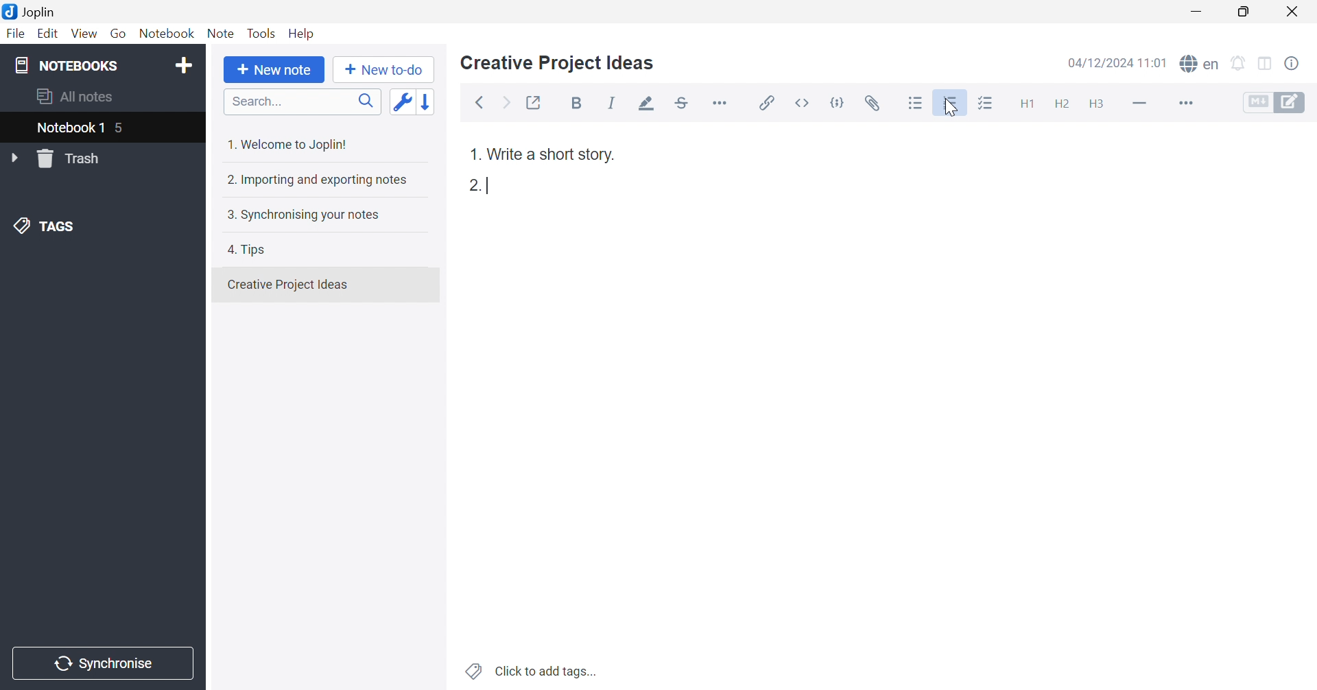  What do you see at coordinates (305, 215) in the screenshot?
I see `3. Synchronising your notes` at bounding box center [305, 215].